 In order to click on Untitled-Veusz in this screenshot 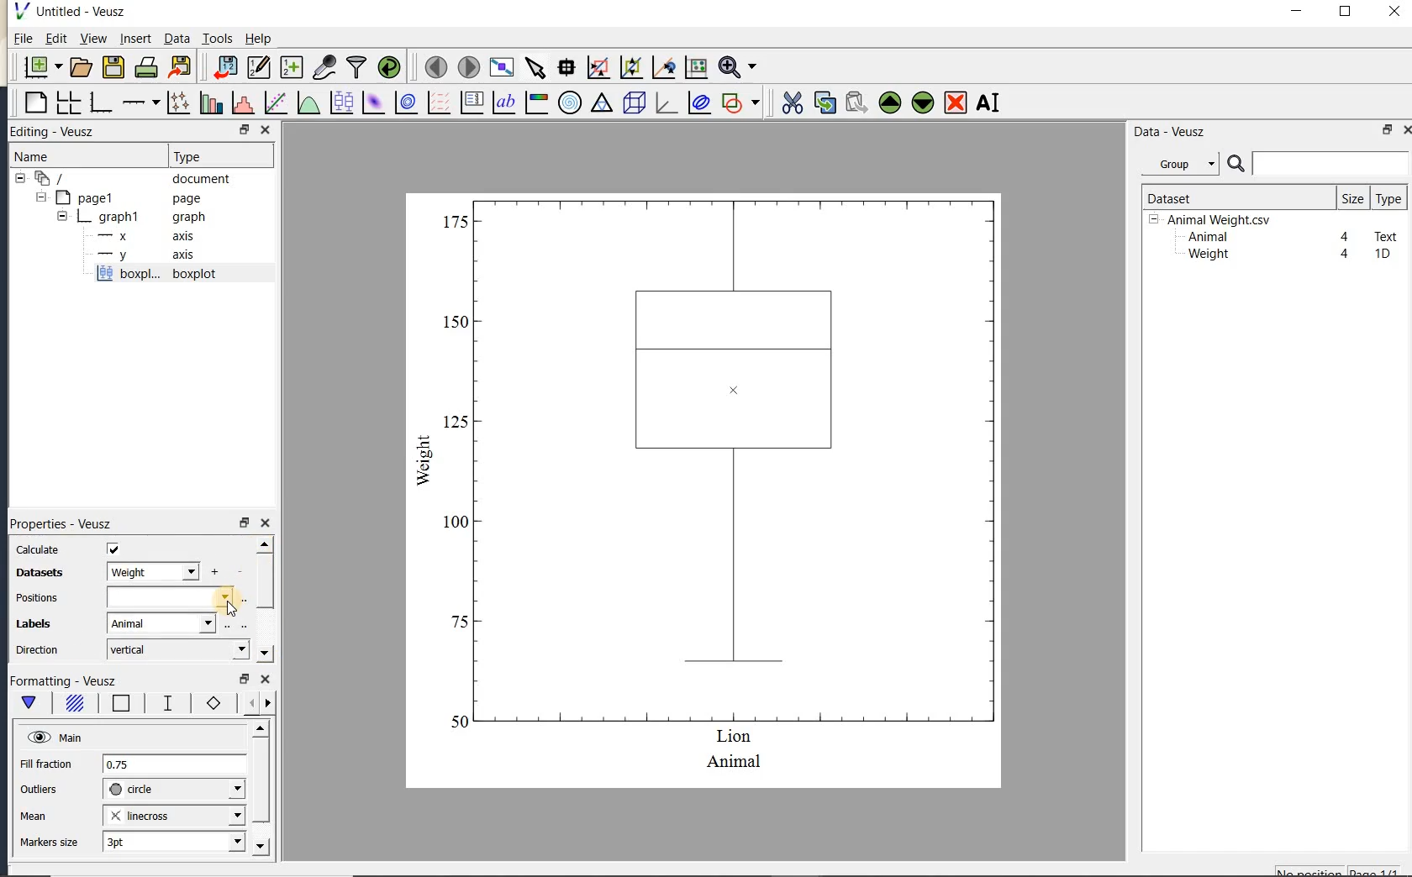, I will do `click(75, 12)`.